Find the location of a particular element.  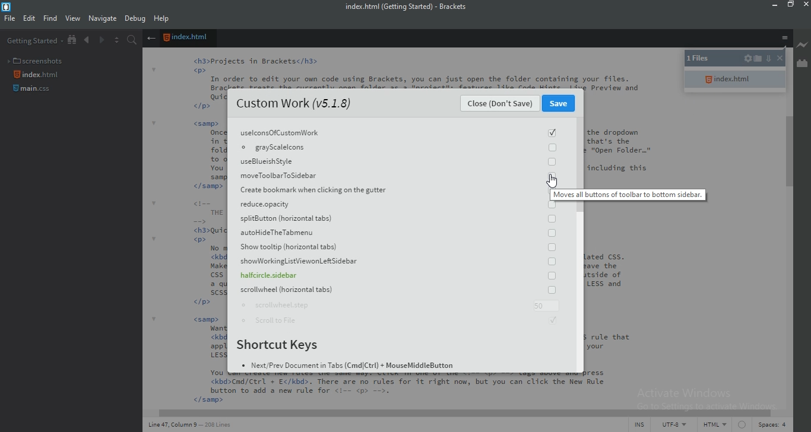

autohideTheTabmenu is located at coordinates (398, 234).